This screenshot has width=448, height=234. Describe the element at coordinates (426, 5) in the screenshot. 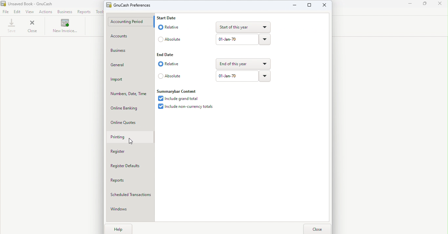

I see `Maximize` at that location.